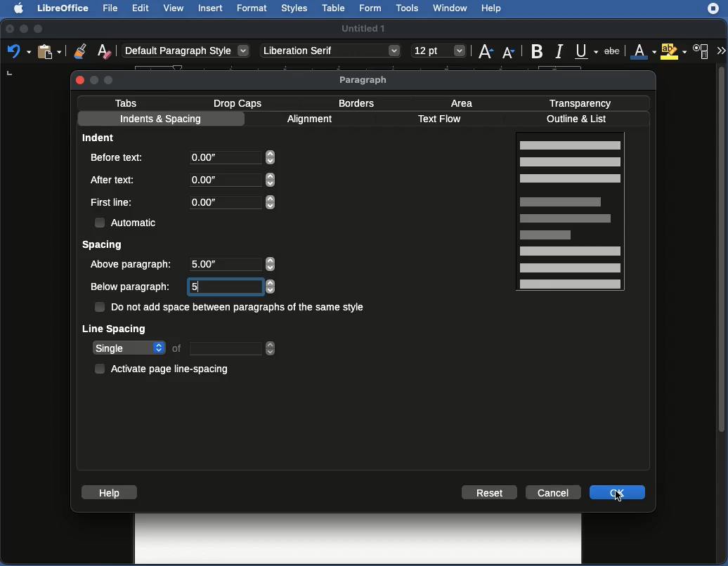 The image size is (728, 566). What do you see at coordinates (312, 121) in the screenshot?
I see `Alignment` at bounding box center [312, 121].